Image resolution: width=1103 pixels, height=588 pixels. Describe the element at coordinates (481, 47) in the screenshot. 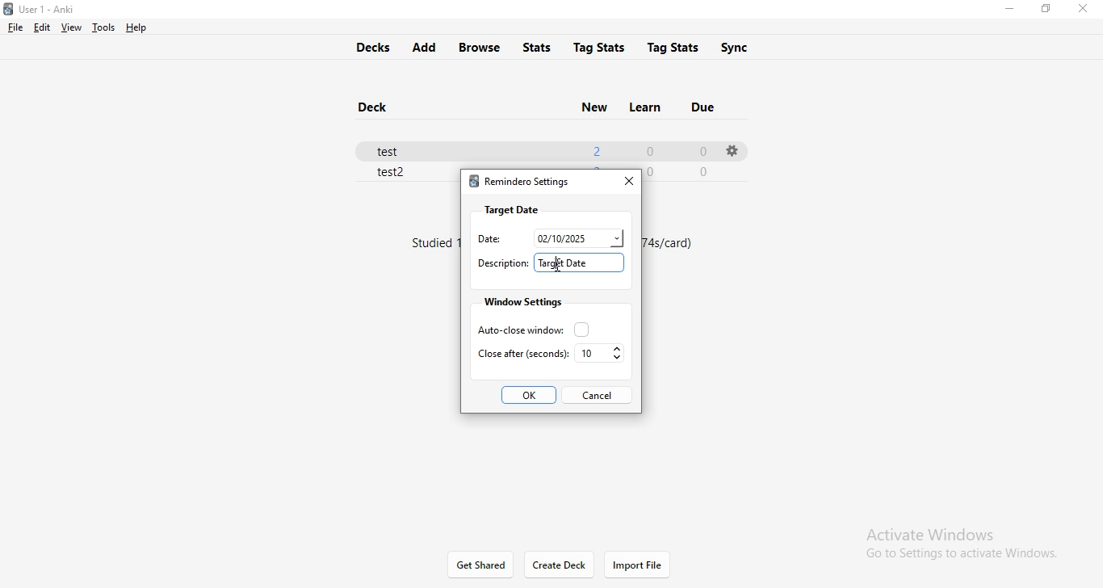

I see `browse` at that location.